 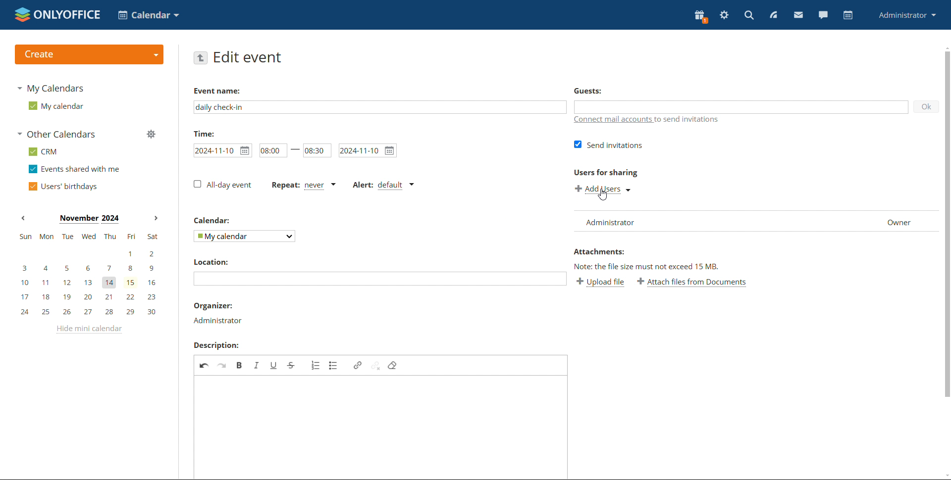 What do you see at coordinates (358, 365) in the screenshot?
I see `link` at bounding box center [358, 365].